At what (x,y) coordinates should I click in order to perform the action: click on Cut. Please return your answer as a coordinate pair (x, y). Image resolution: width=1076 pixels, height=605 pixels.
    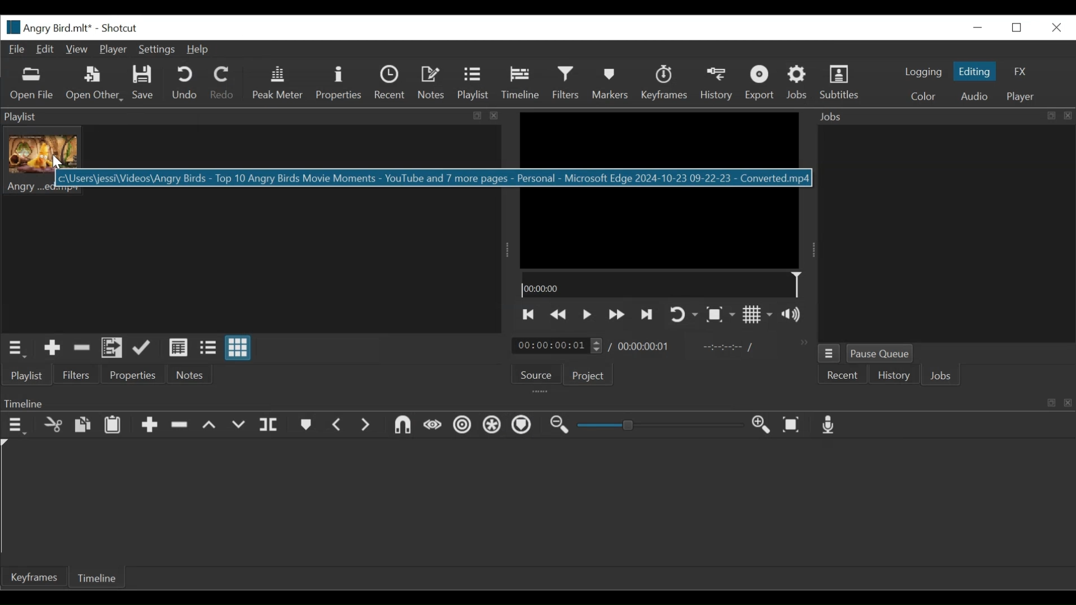
    Looking at the image, I should click on (82, 350).